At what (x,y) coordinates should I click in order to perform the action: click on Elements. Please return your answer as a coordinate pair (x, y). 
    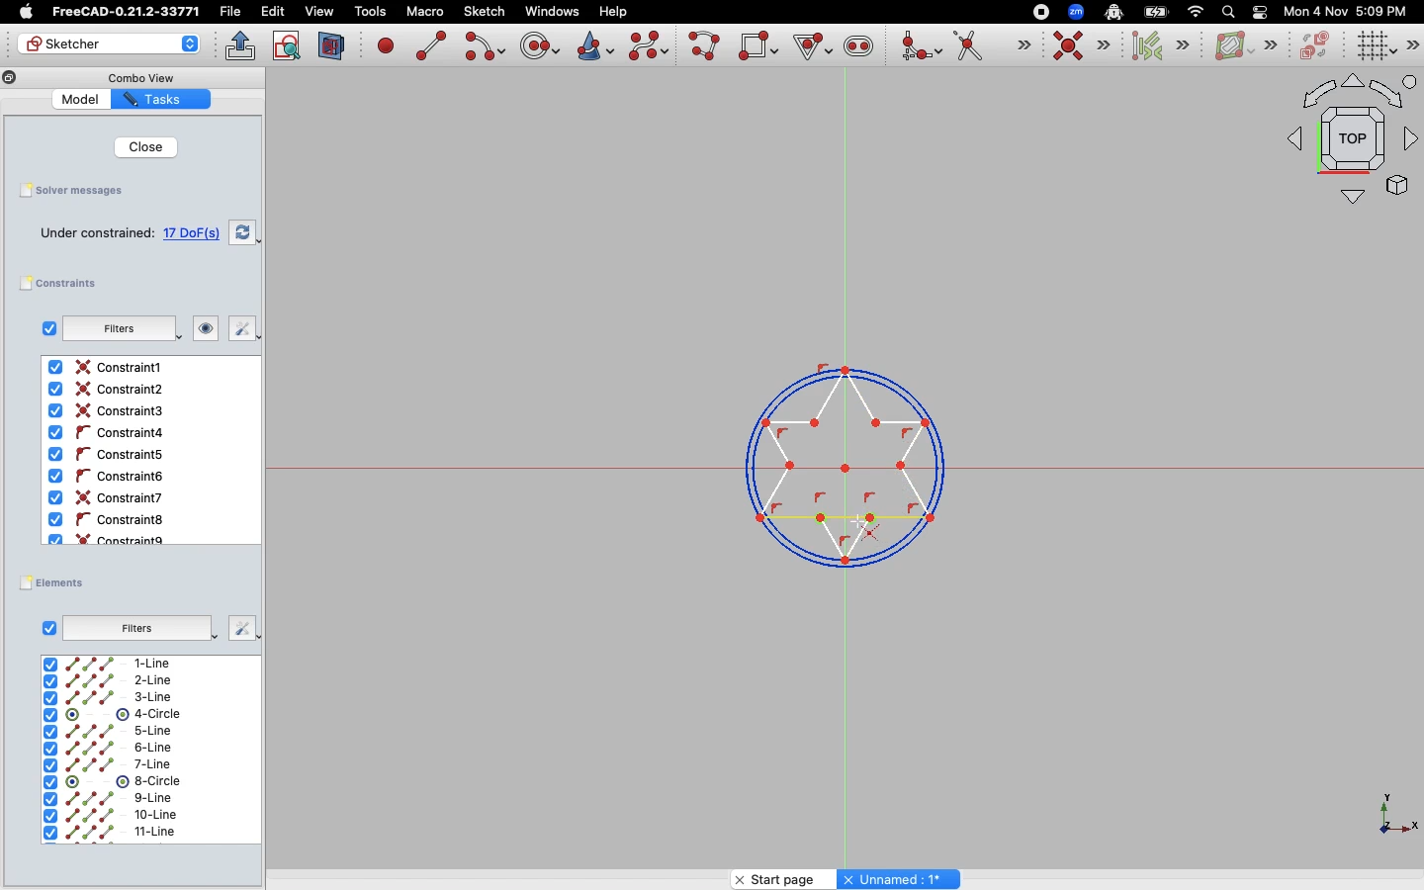
    Looking at the image, I should click on (57, 582).